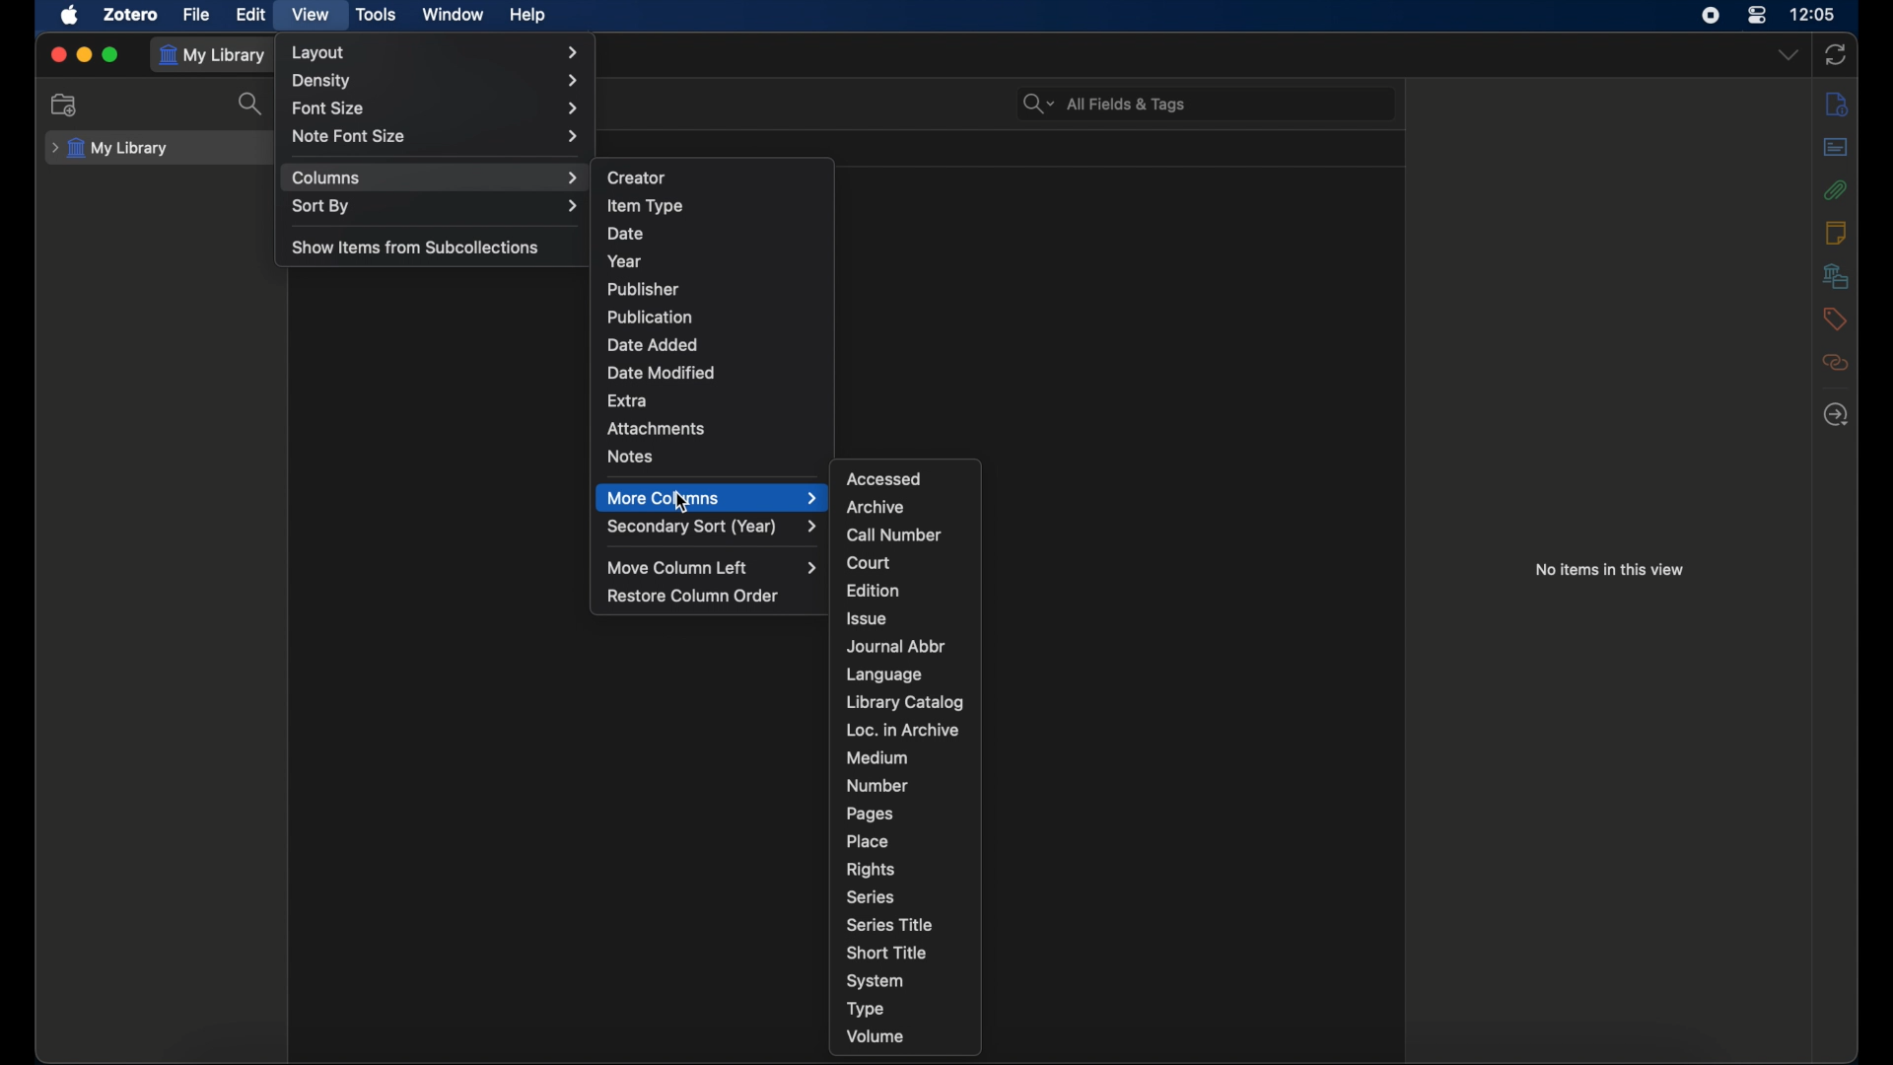 This screenshot has height=1065, width=1893. I want to click on attachments, so click(1835, 189).